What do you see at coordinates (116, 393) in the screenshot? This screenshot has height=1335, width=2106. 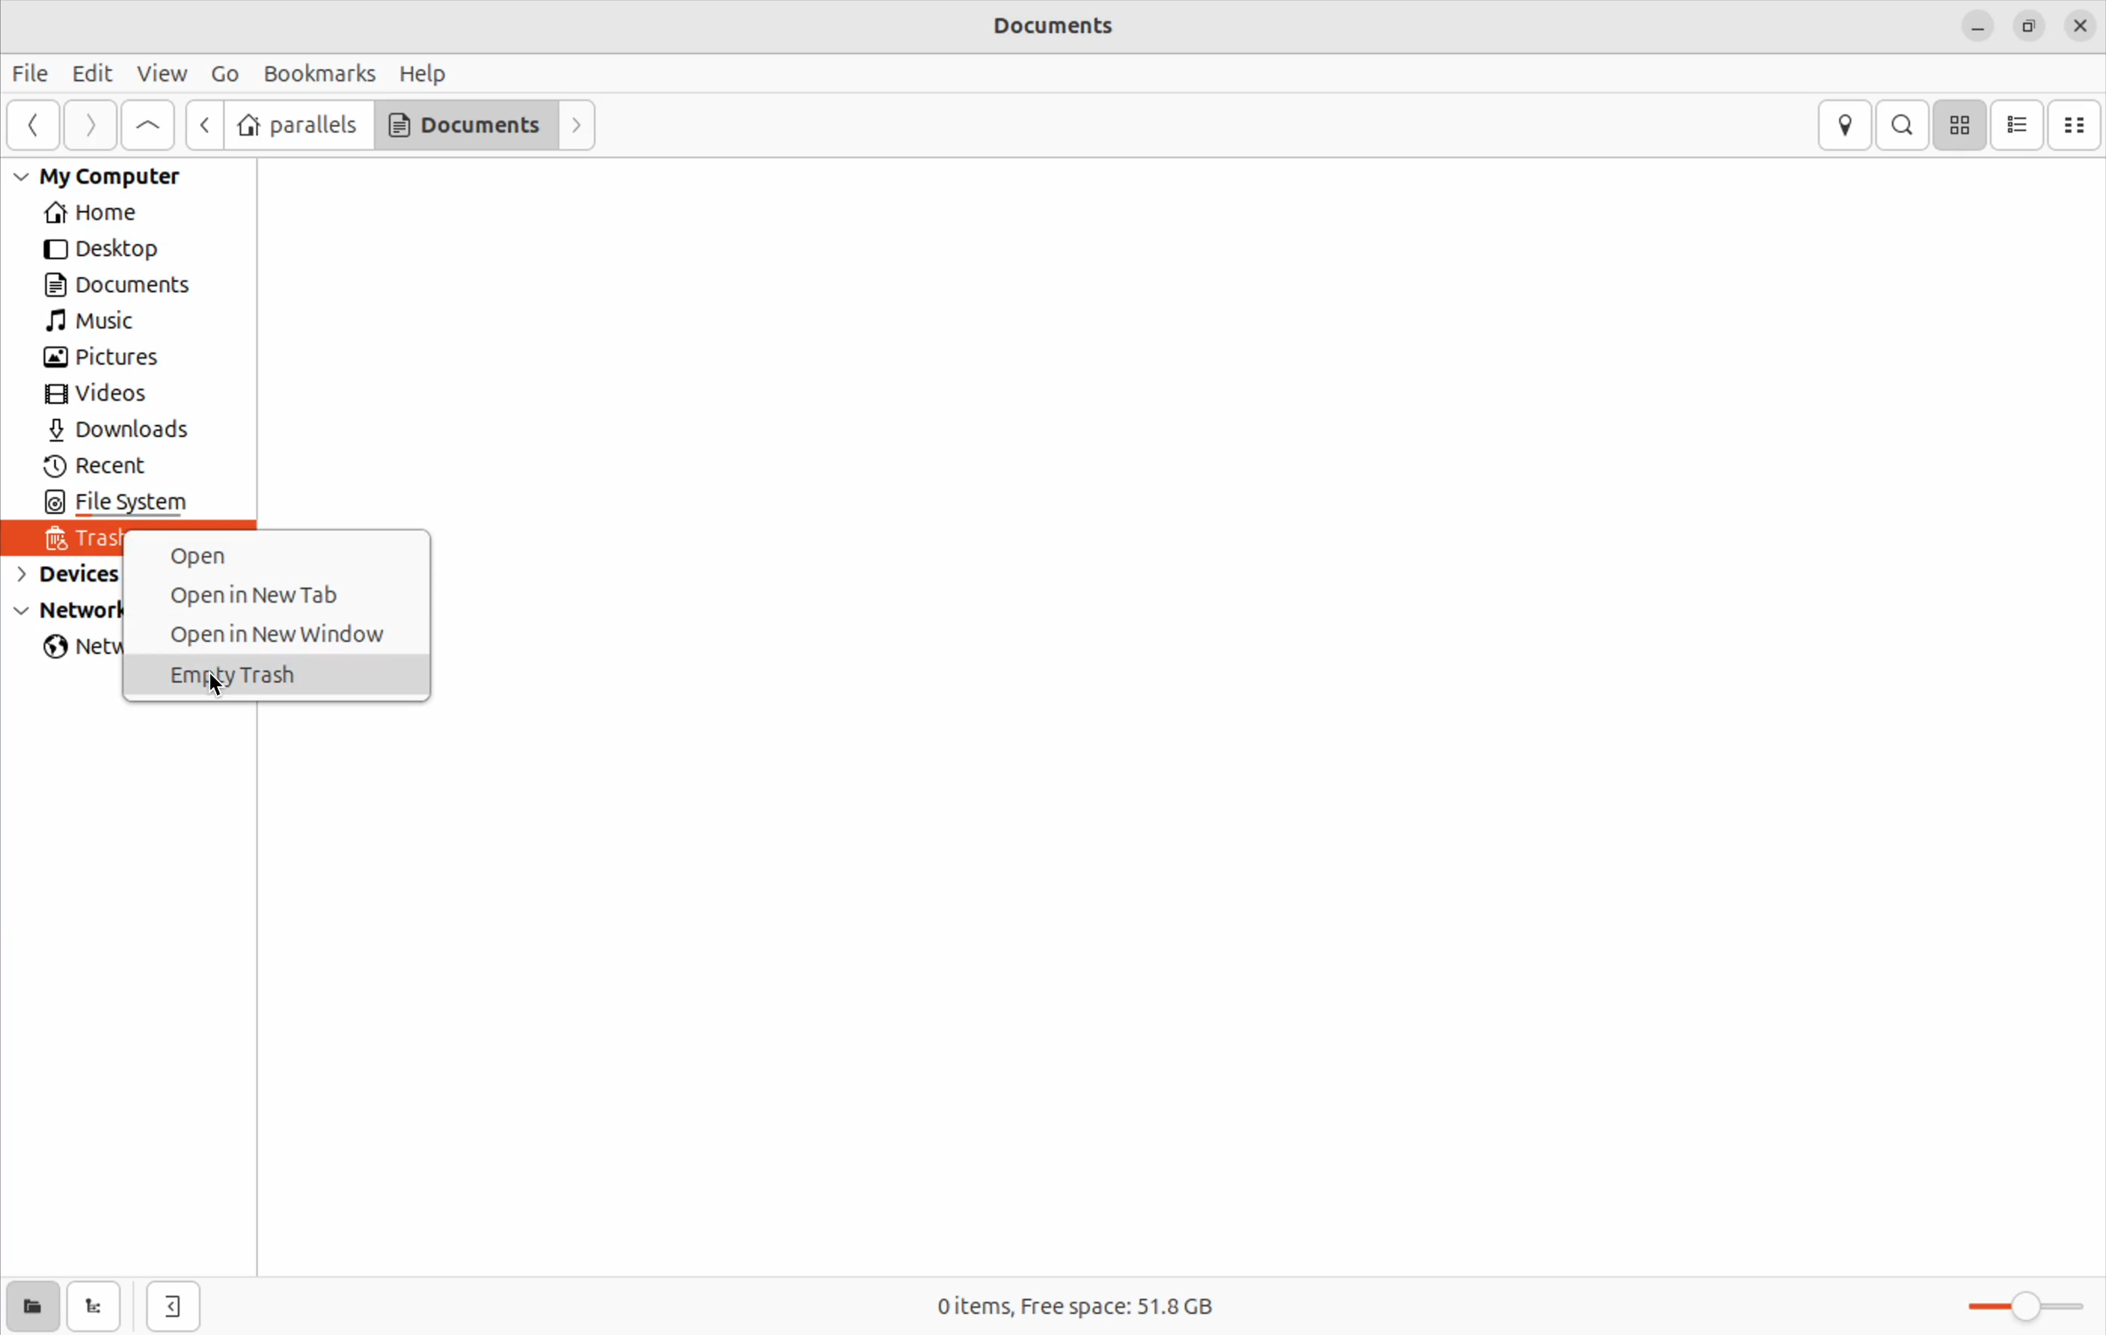 I see `Videos` at bounding box center [116, 393].